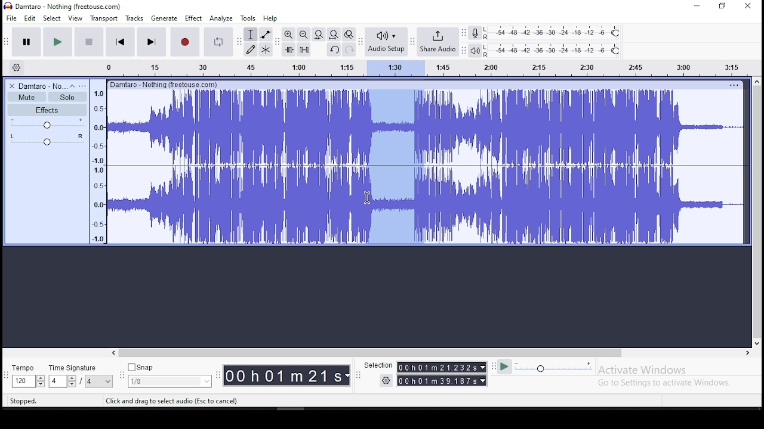 The image size is (764, 429). What do you see at coordinates (349, 49) in the screenshot?
I see `redo` at bounding box center [349, 49].